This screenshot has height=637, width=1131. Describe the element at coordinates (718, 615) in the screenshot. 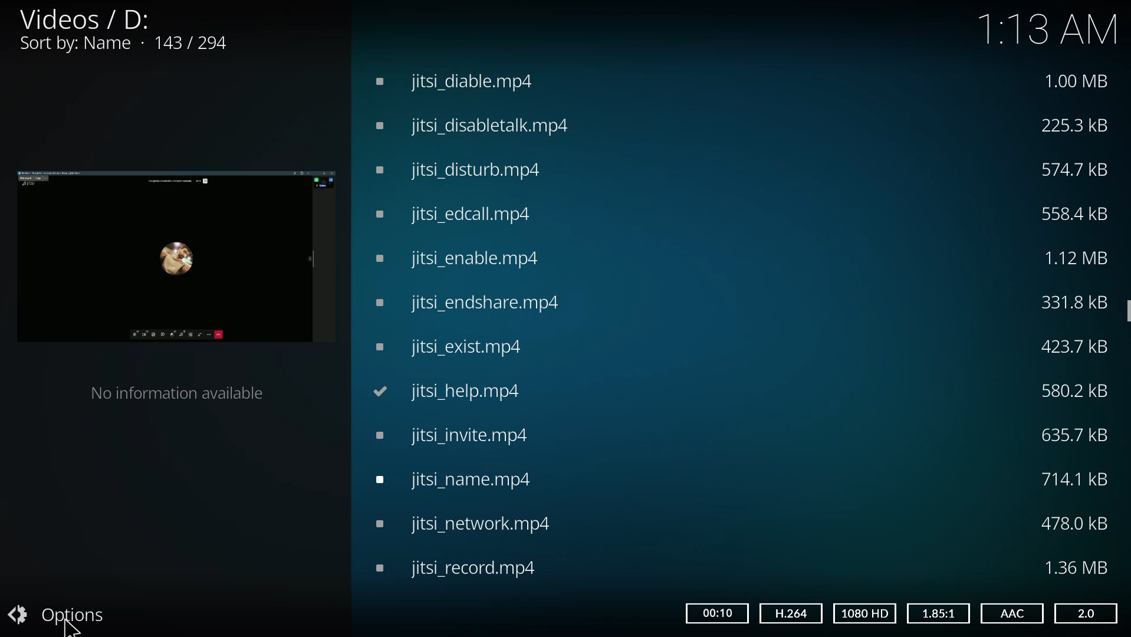

I see `time` at that location.